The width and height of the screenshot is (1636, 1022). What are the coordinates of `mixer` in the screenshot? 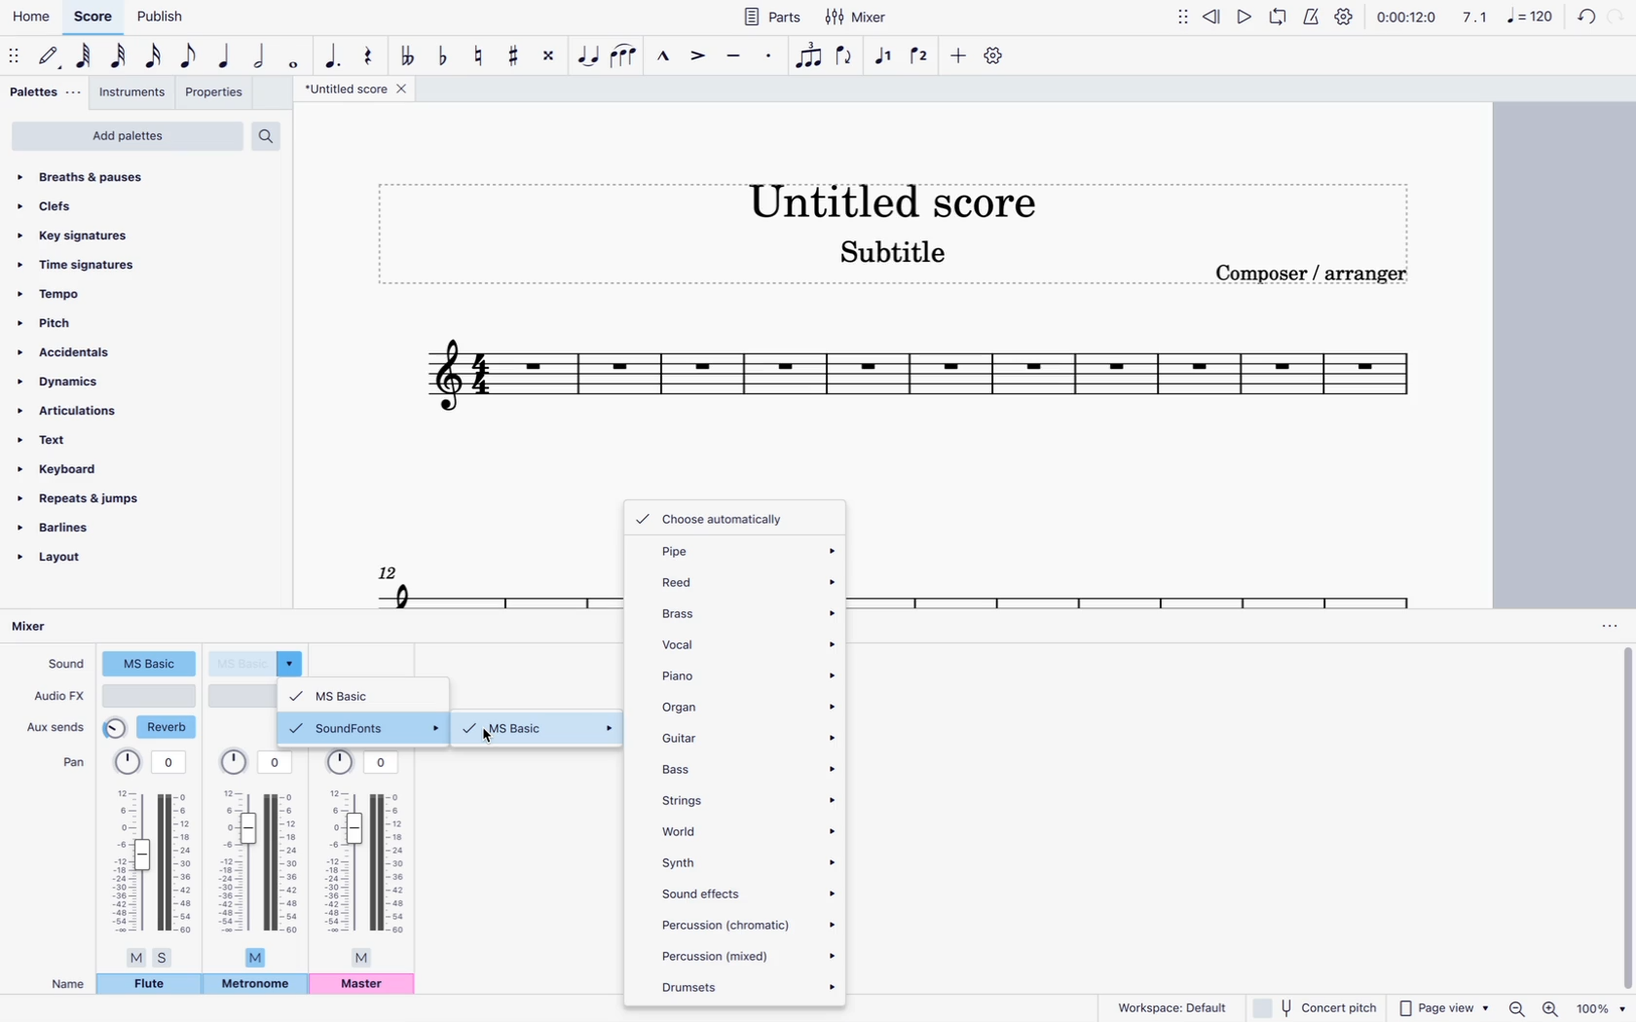 It's located at (38, 627).